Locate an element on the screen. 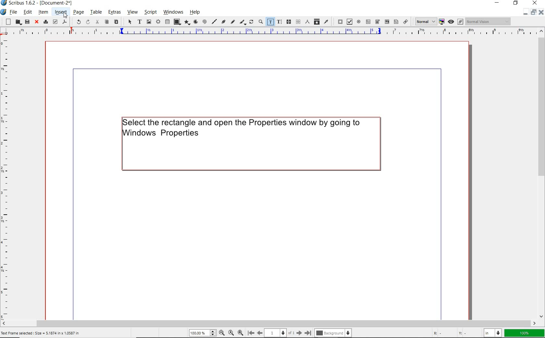 Image resolution: width=545 pixels, height=338 pixels. print is located at coordinates (45, 22).